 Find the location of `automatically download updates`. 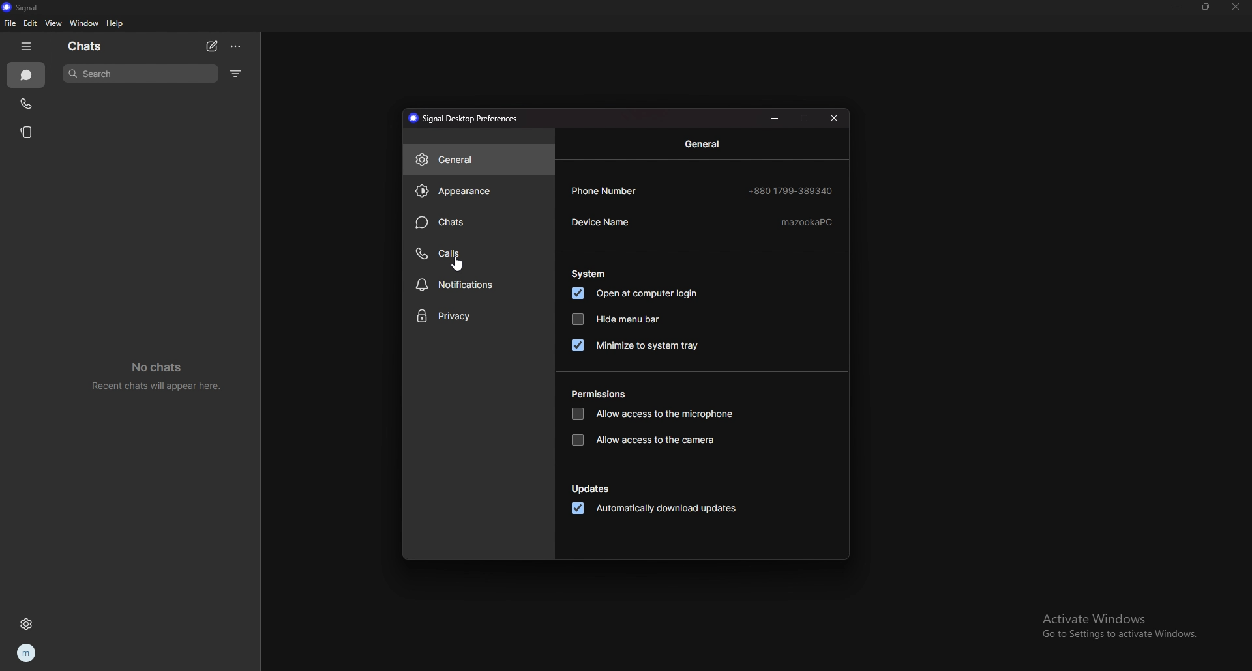

automatically download updates is located at coordinates (651, 508).